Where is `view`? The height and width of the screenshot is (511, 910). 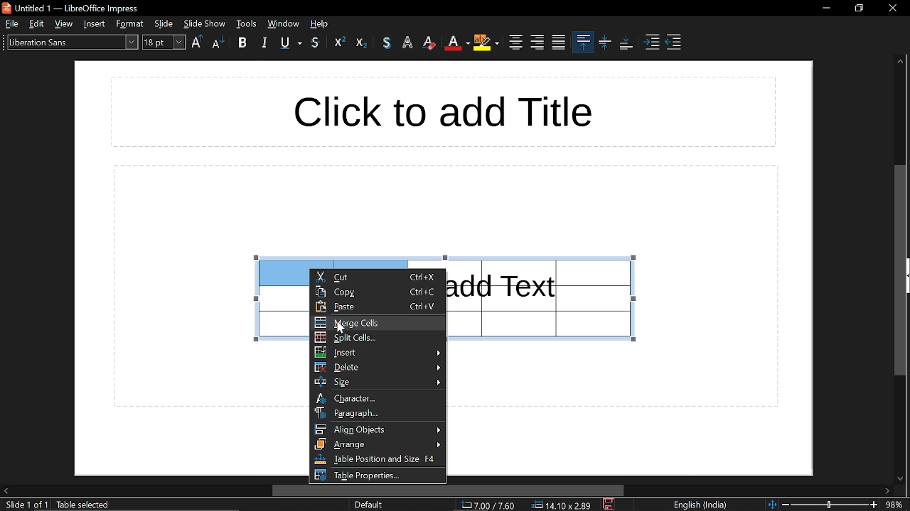 view is located at coordinates (65, 23).